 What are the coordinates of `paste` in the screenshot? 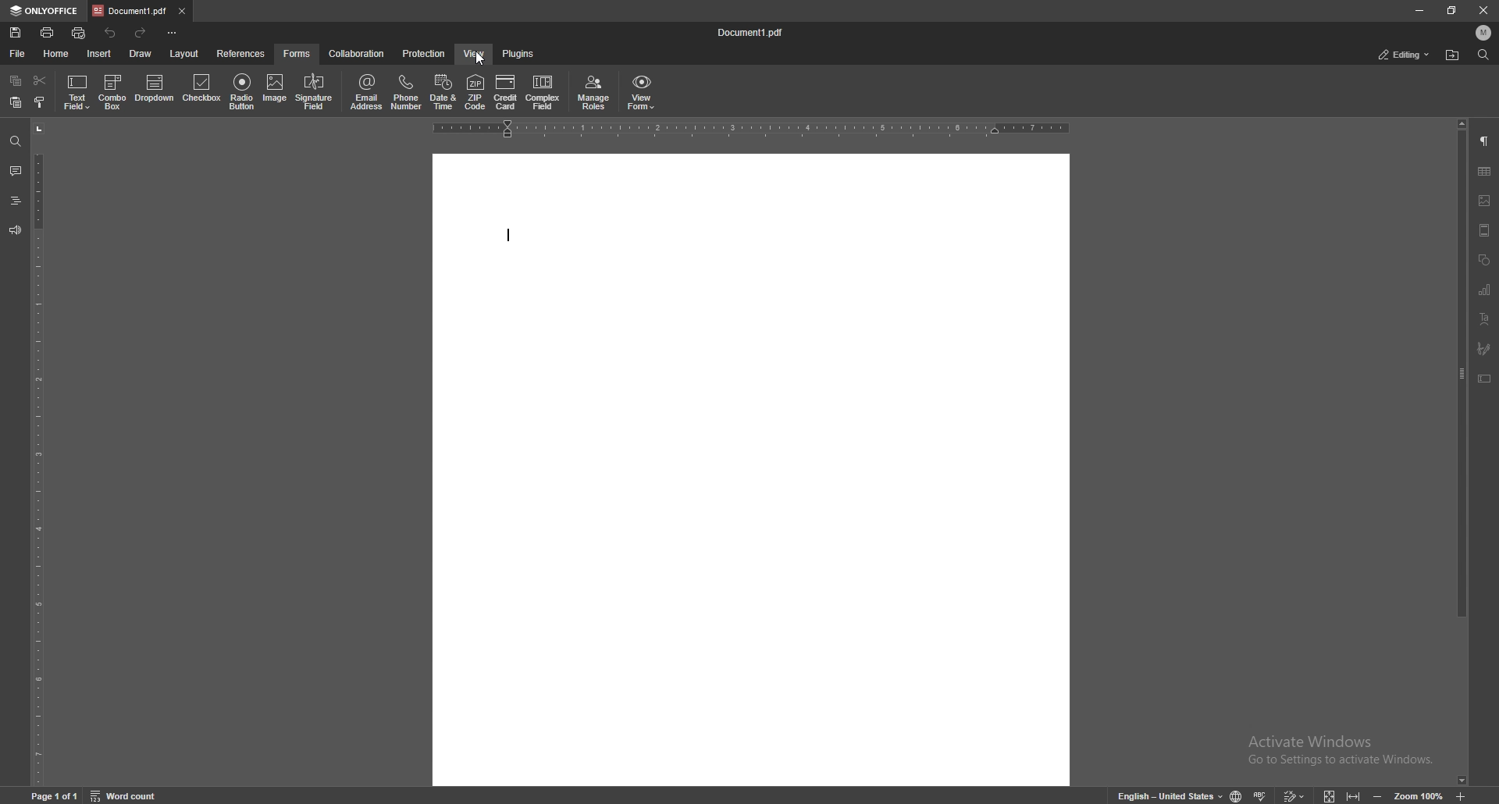 It's located at (16, 102).